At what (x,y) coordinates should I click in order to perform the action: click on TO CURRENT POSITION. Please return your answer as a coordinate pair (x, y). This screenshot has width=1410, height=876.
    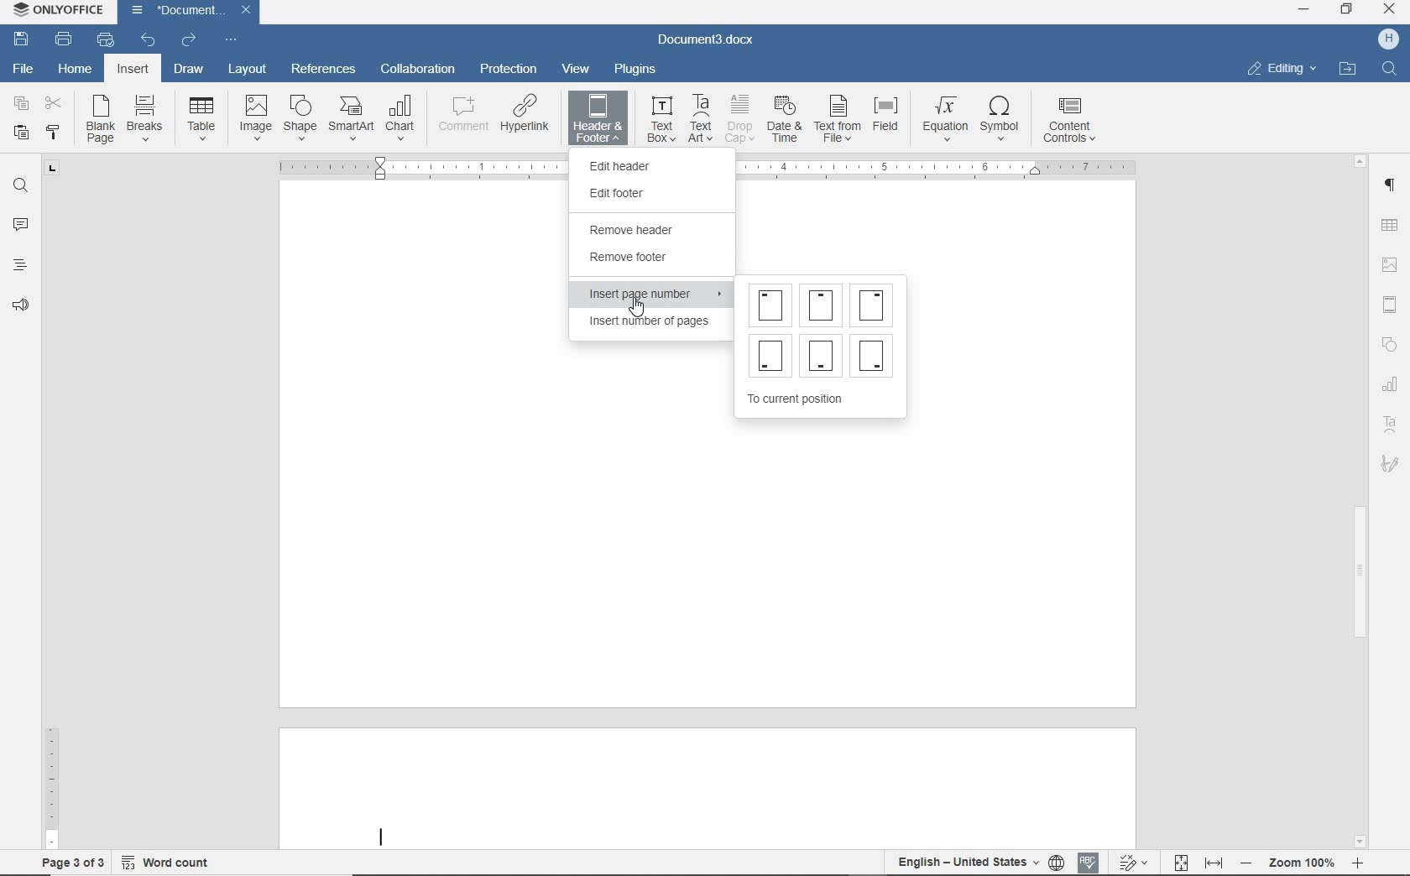
    Looking at the image, I should click on (799, 400).